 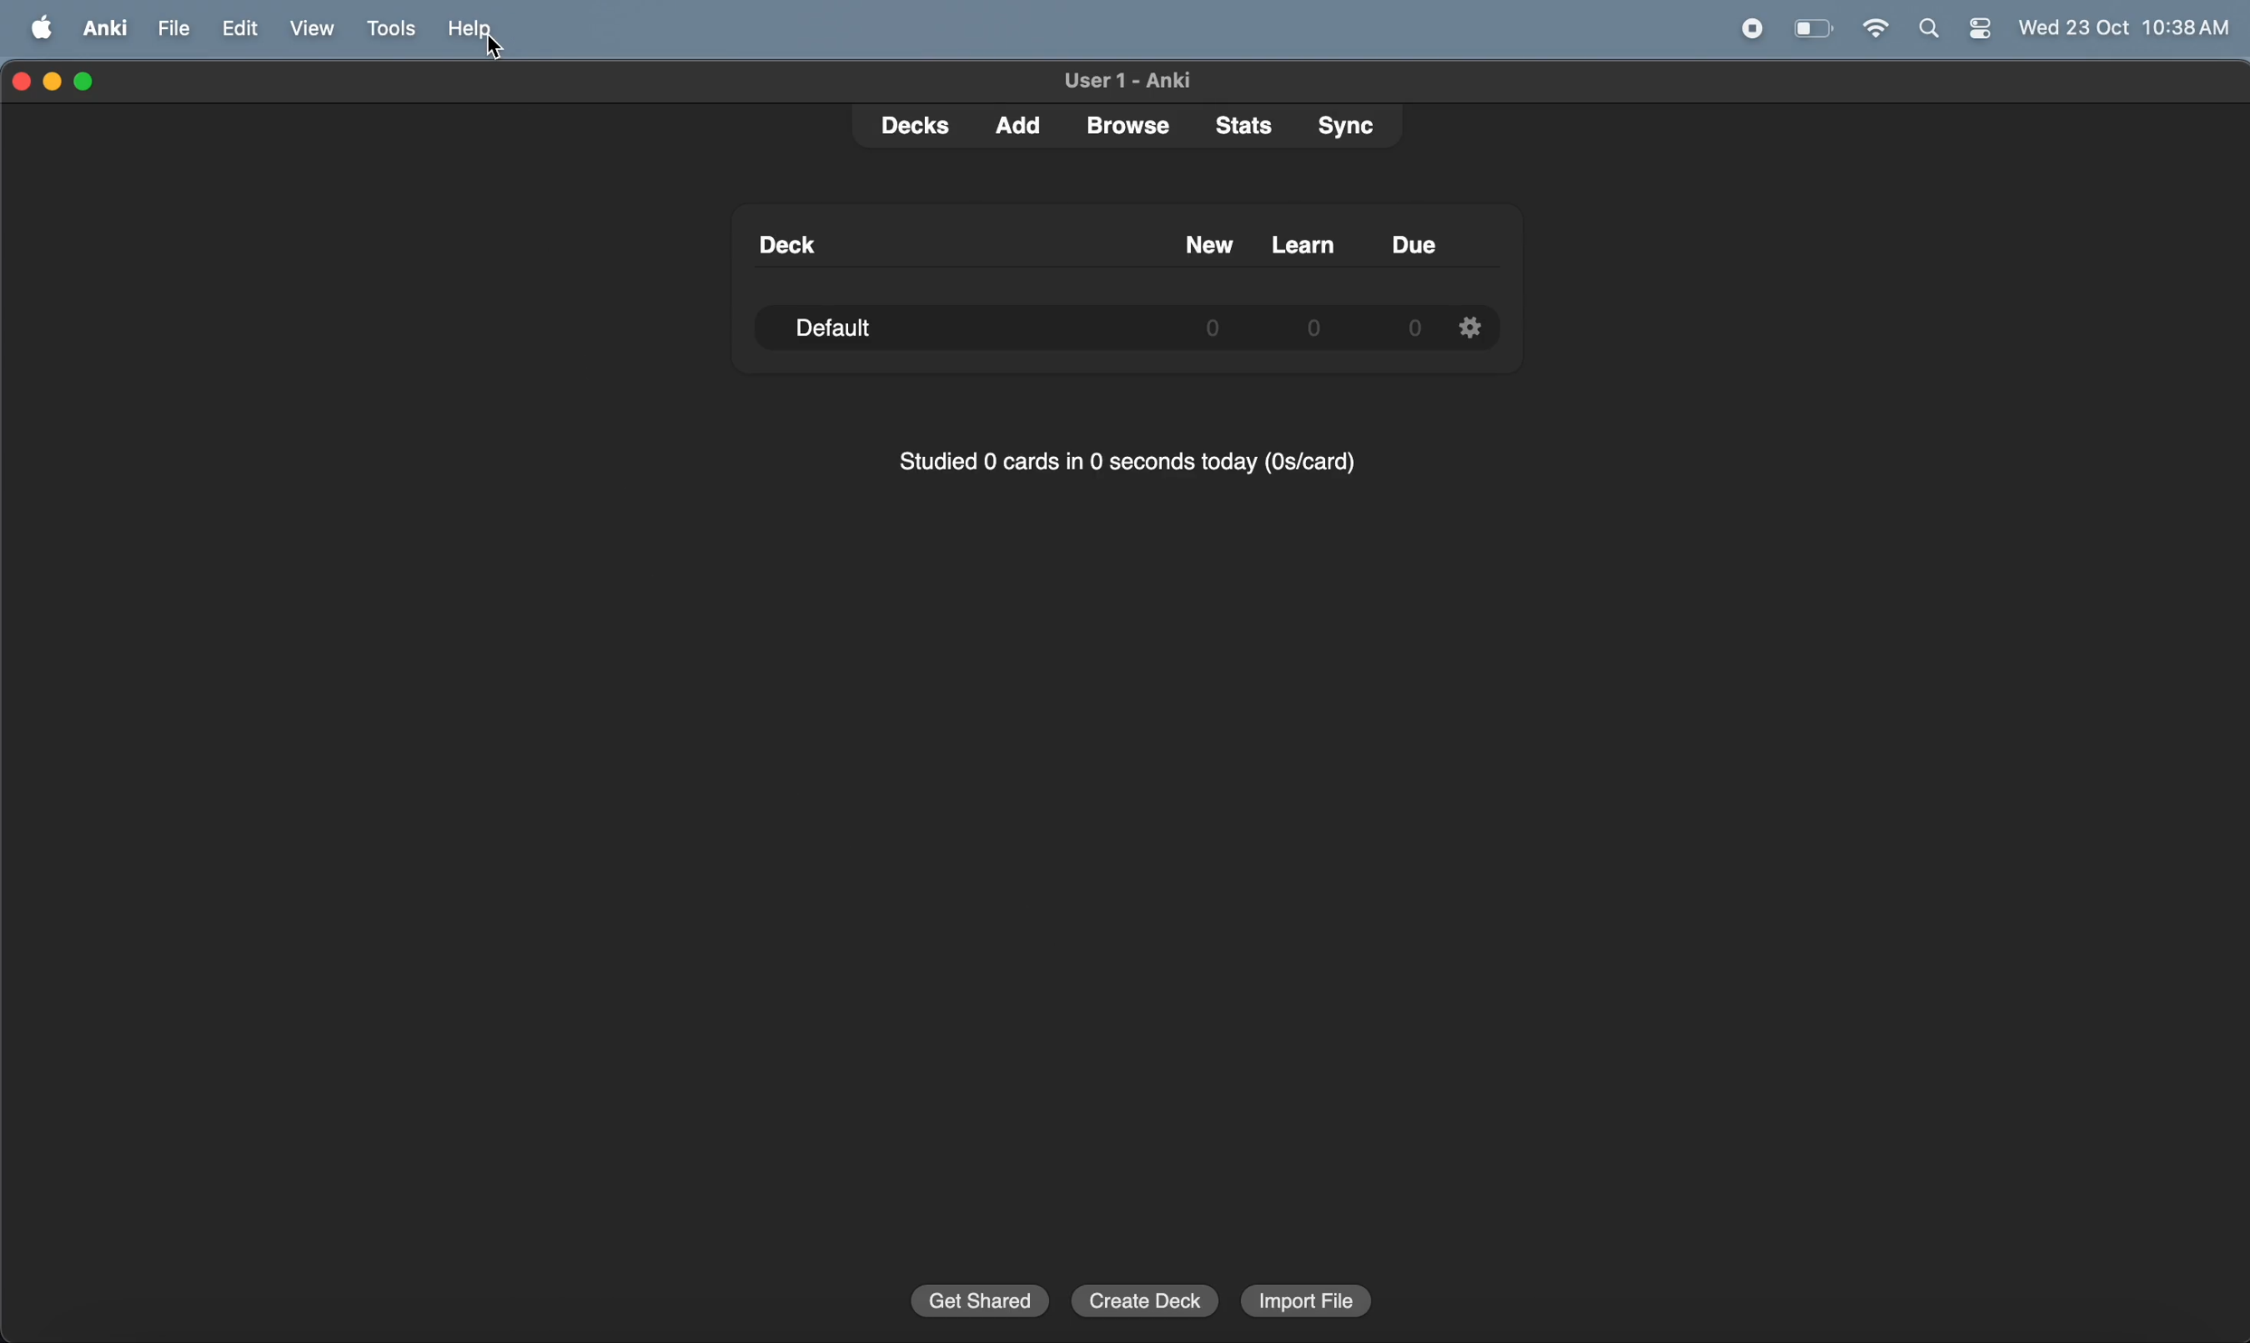 I want to click on Cursor, so click(x=495, y=48).